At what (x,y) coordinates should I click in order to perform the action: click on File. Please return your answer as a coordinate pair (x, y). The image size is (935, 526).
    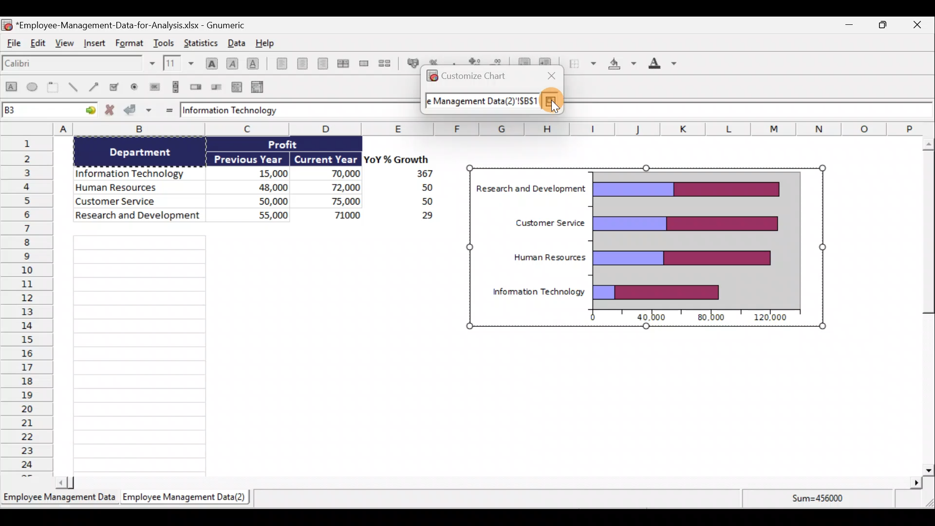
    Looking at the image, I should click on (13, 43).